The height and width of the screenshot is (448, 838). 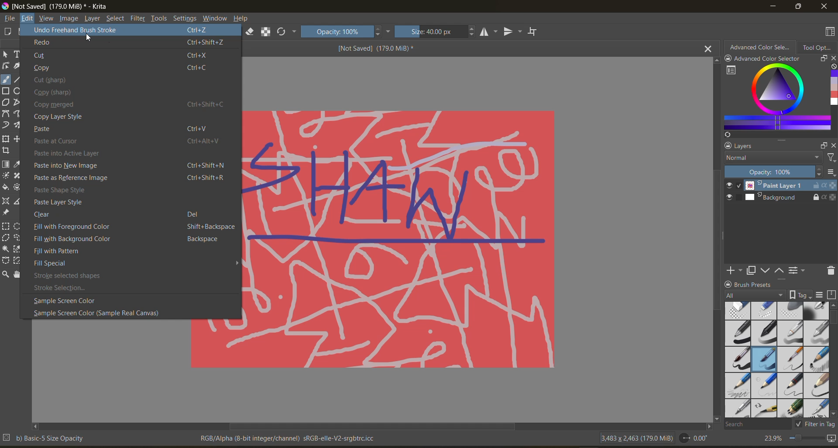 What do you see at coordinates (635, 438) in the screenshot?
I see `3,483 x 2,463 (179.0 MiB)` at bounding box center [635, 438].